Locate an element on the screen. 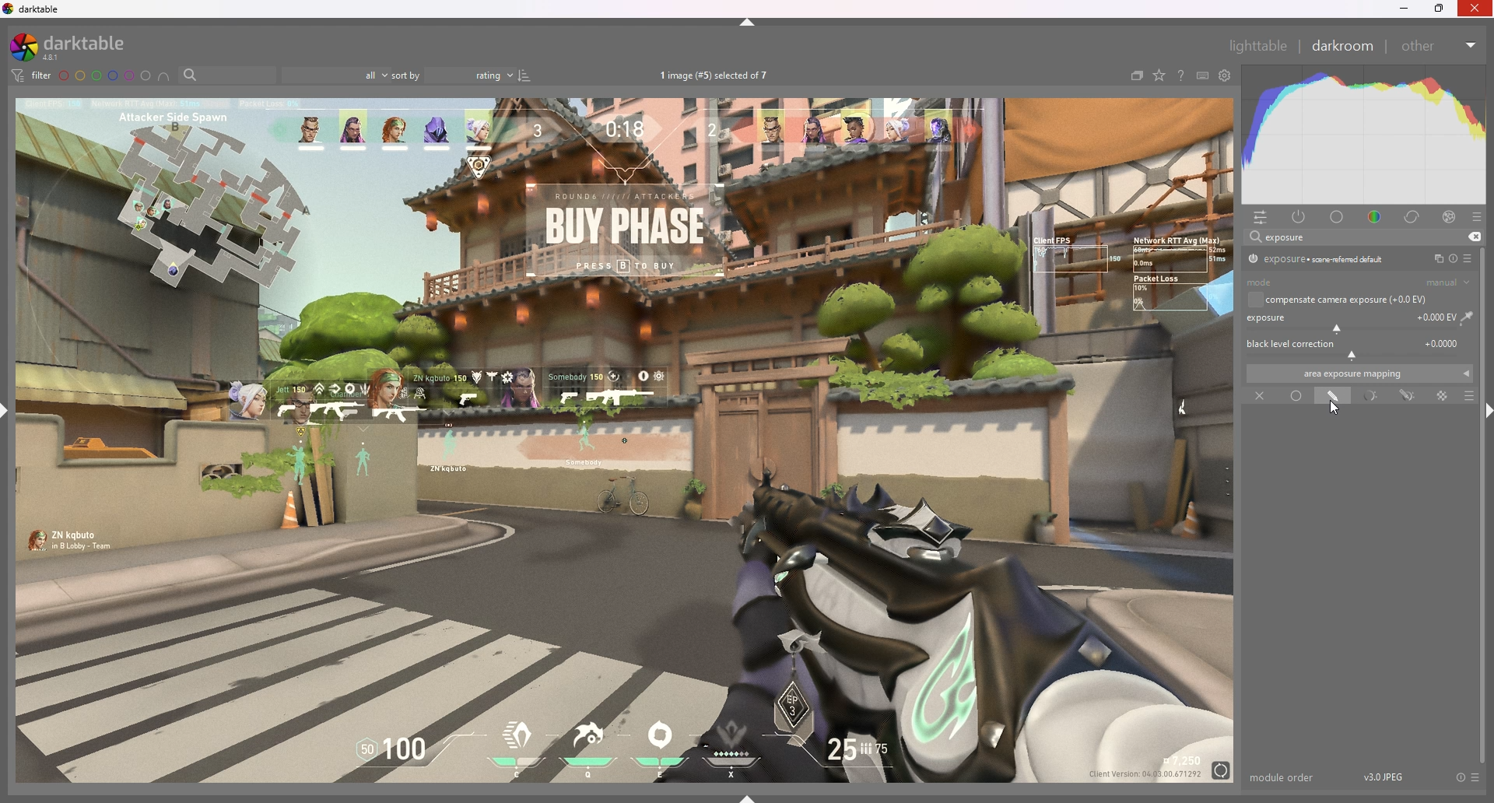 This screenshot has width=1494, height=803. color labels is located at coordinates (105, 76).